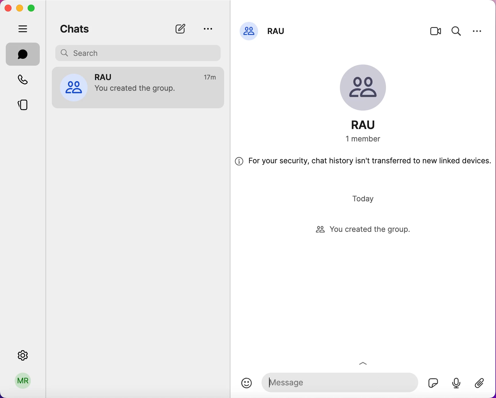  Describe the element at coordinates (75, 28) in the screenshot. I see `chats` at that location.